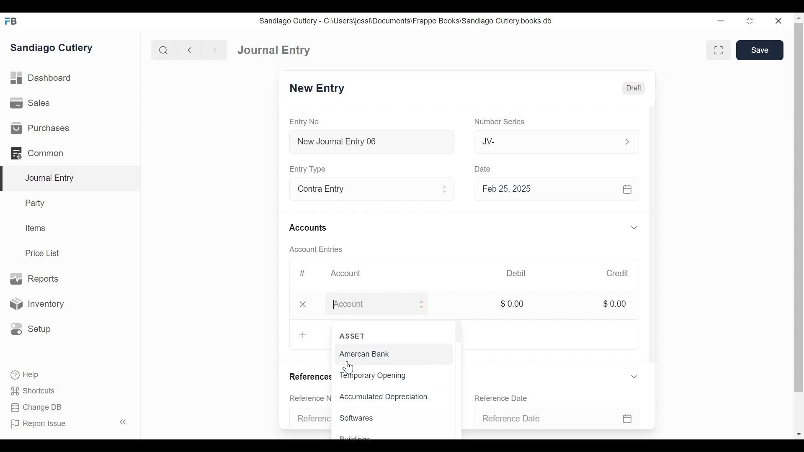 The height and width of the screenshot is (452, 804). Describe the element at coordinates (406, 21) in the screenshot. I see `Sandiago Cutlery - C:\Users\jessi\Documents\Frappe Books\Sandiago Cutlery.books.db` at that location.